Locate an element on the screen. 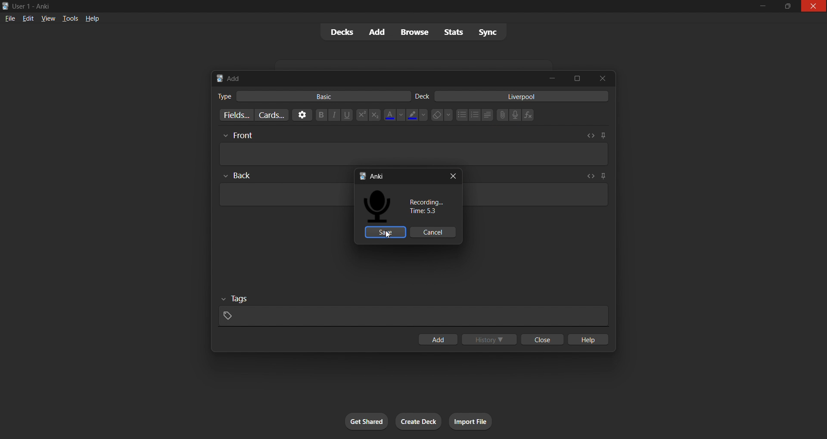  add audio is located at coordinates (515, 114).